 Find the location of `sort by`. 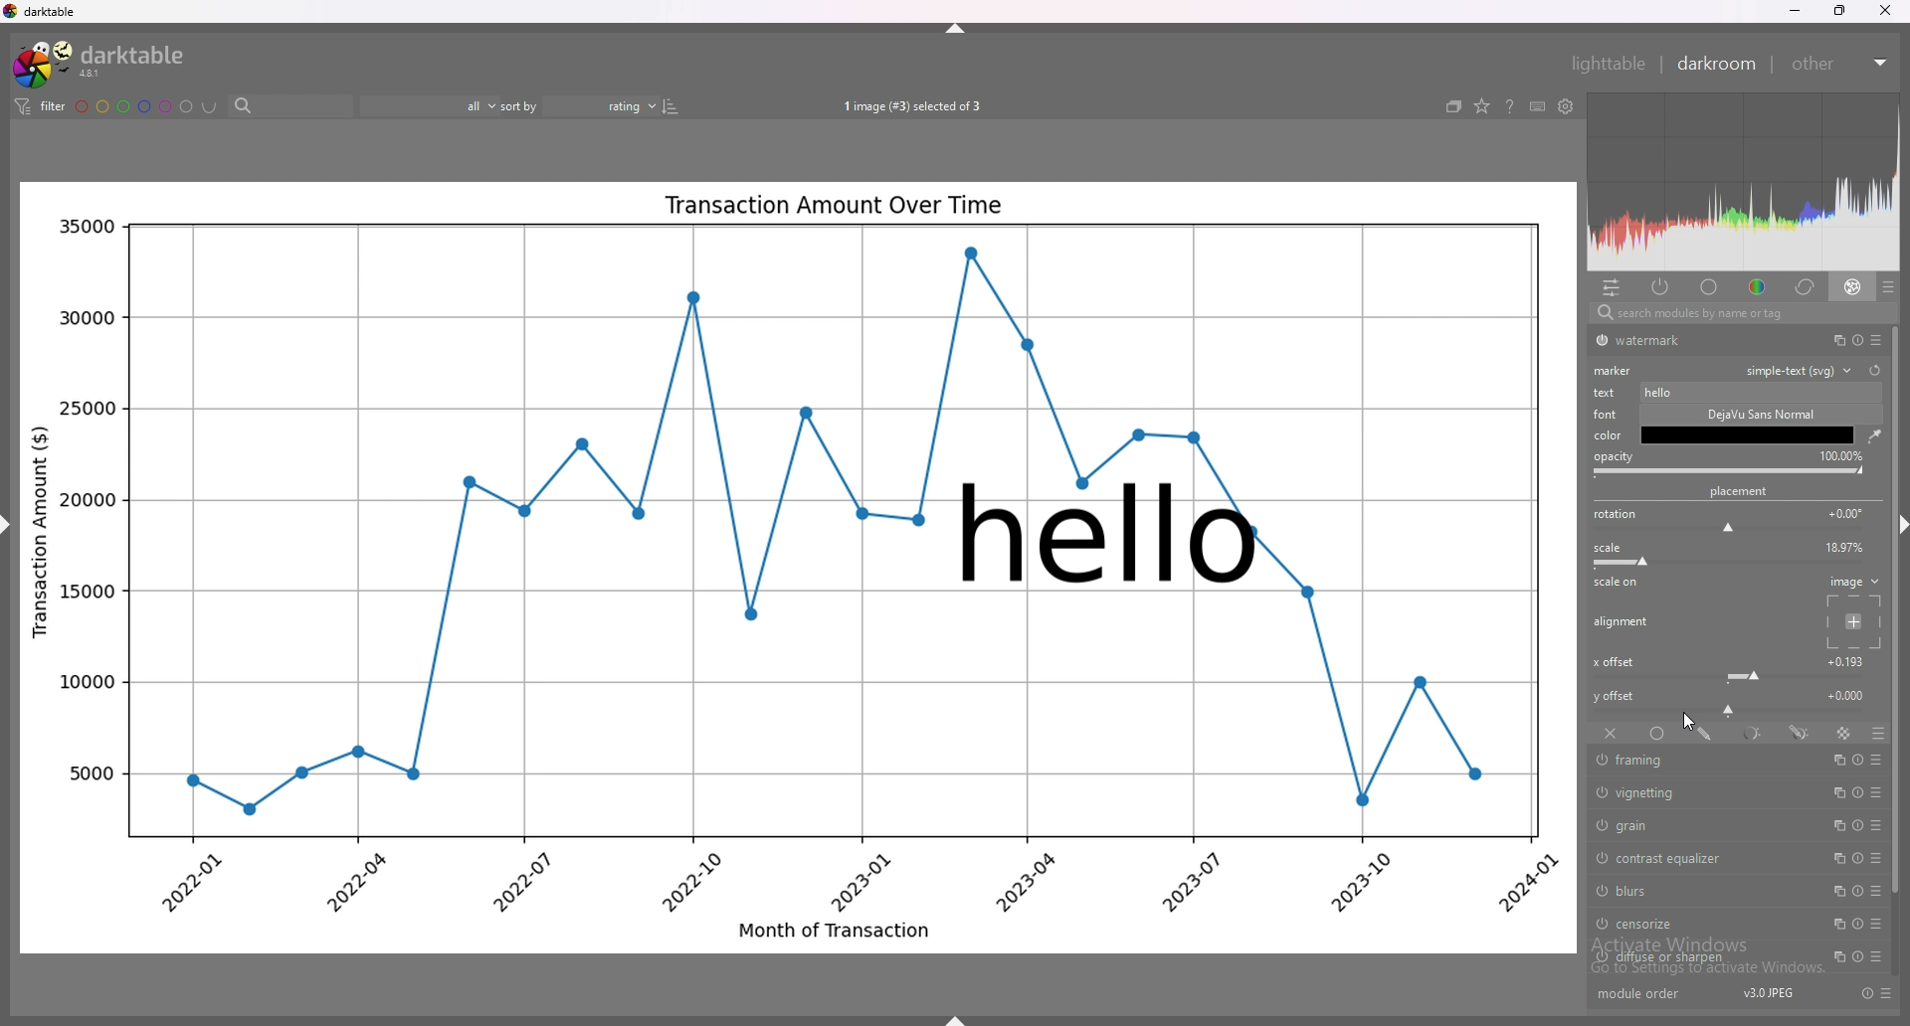

sort by is located at coordinates (579, 103).